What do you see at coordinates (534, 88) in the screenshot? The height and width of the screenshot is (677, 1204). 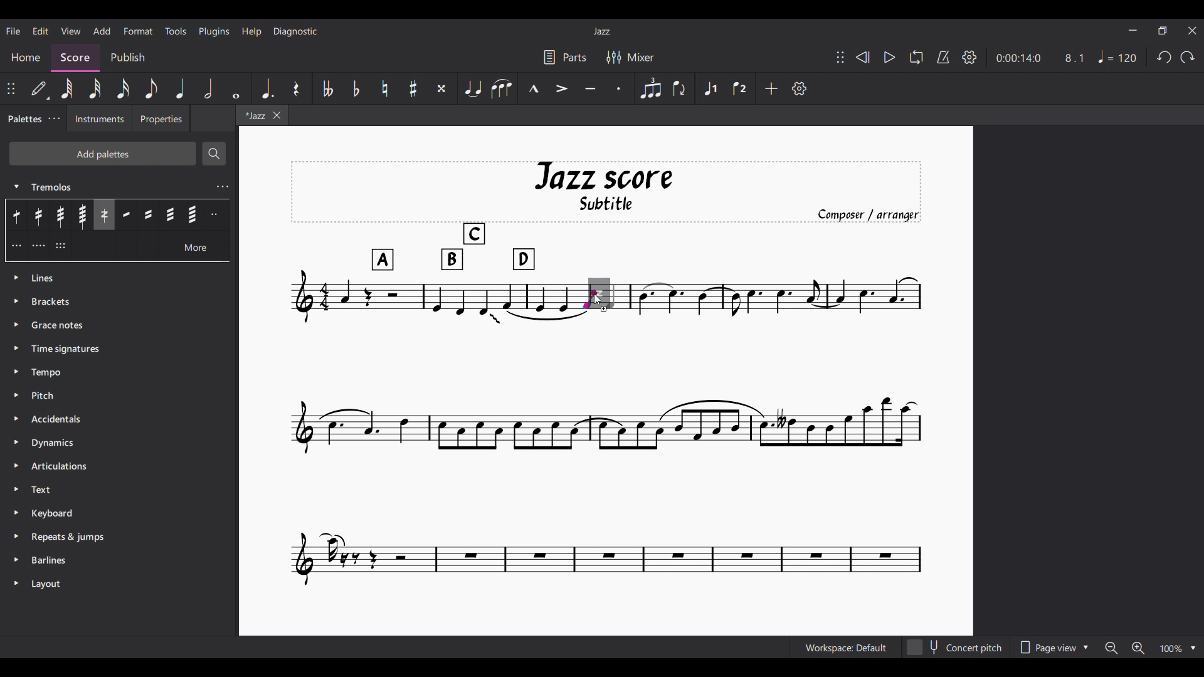 I see `Marcato` at bounding box center [534, 88].